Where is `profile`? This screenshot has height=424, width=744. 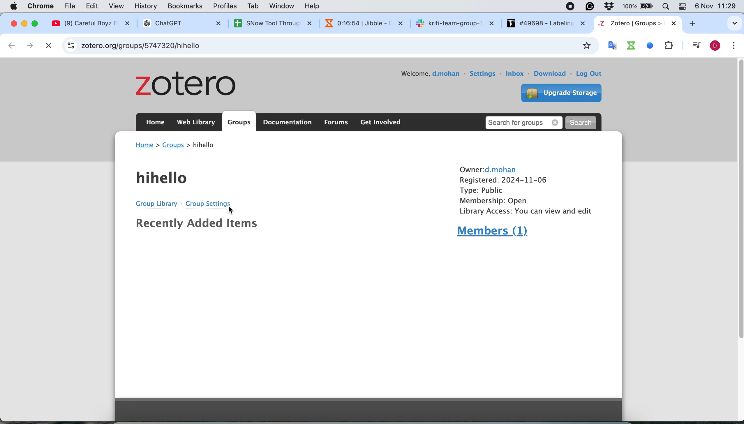 profile is located at coordinates (717, 46).